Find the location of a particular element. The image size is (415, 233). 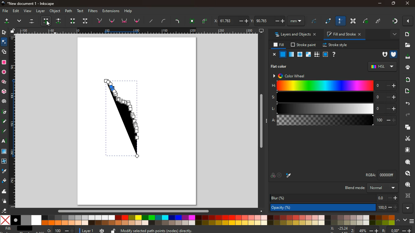

drop is located at coordinates (290, 176).